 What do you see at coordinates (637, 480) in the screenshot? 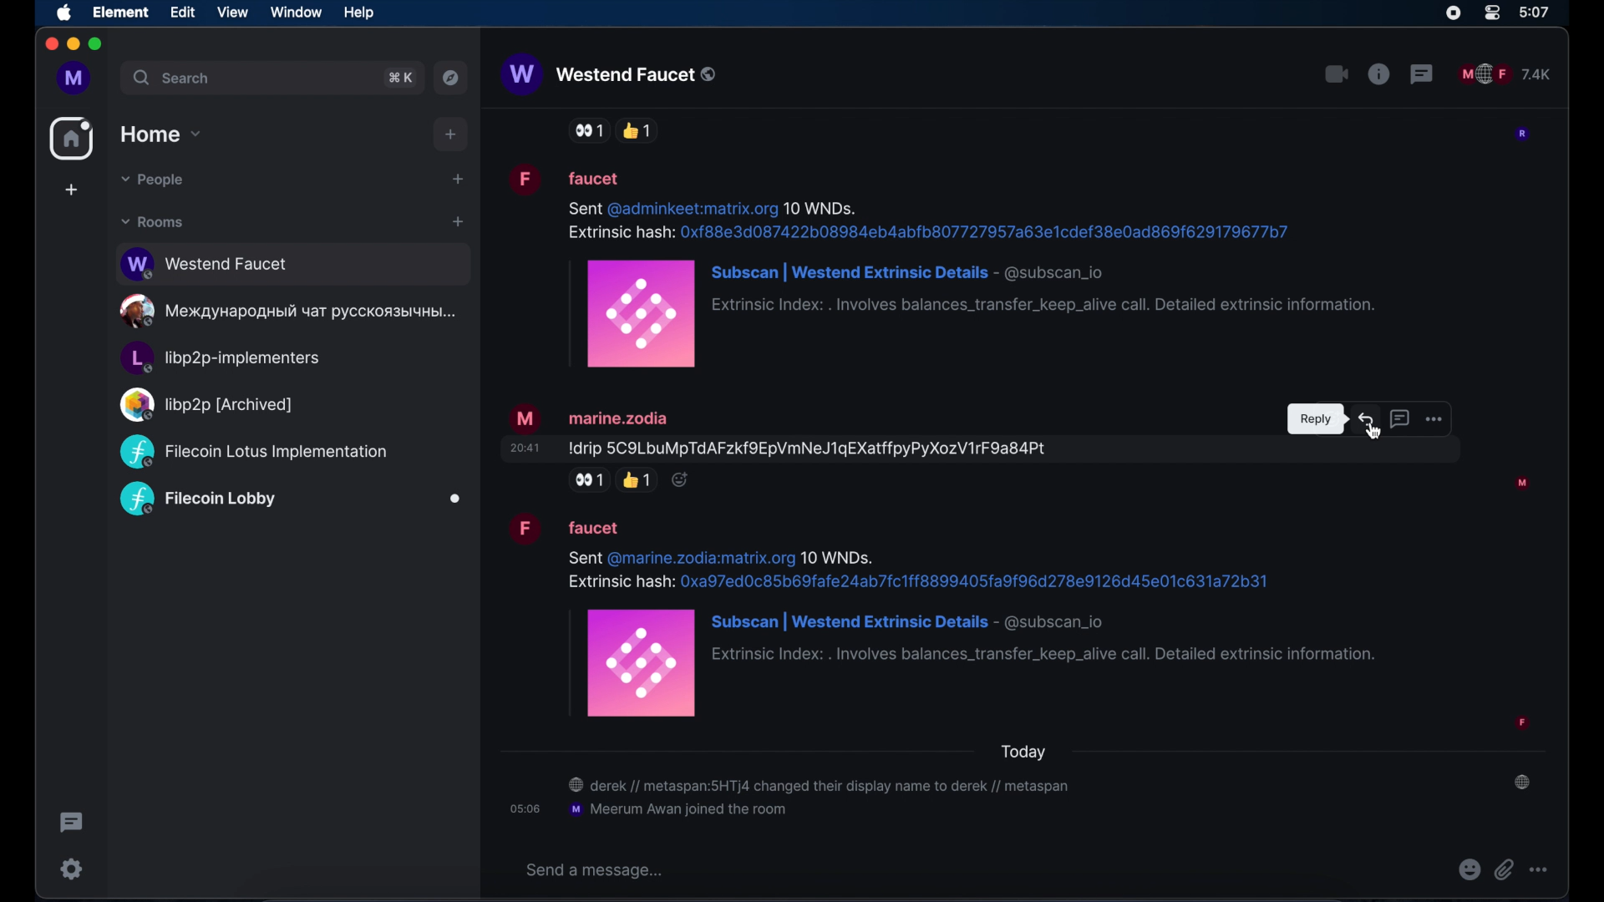
I see `thumbs up reaction` at bounding box center [637, 480].